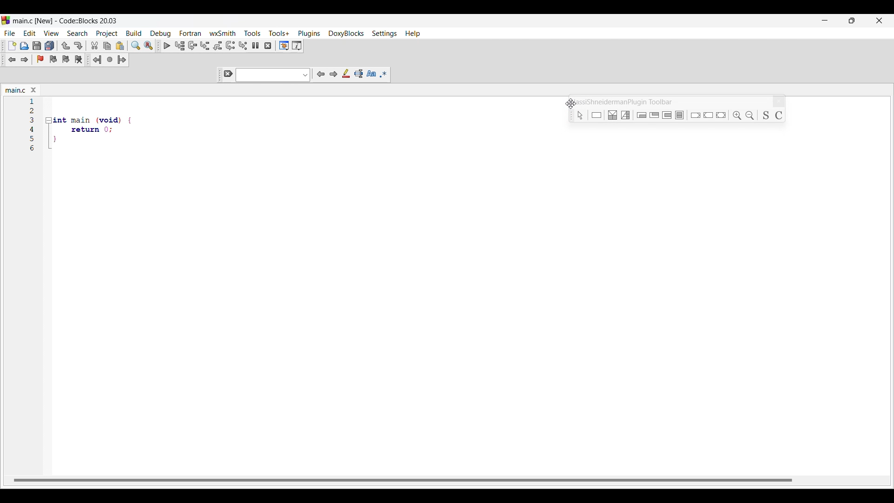 Image resolution: width=894 pixels, height=503 pixels. Describe the element at coordinates (30, 33) in the screenshot. I see `Edit menu` at that location.